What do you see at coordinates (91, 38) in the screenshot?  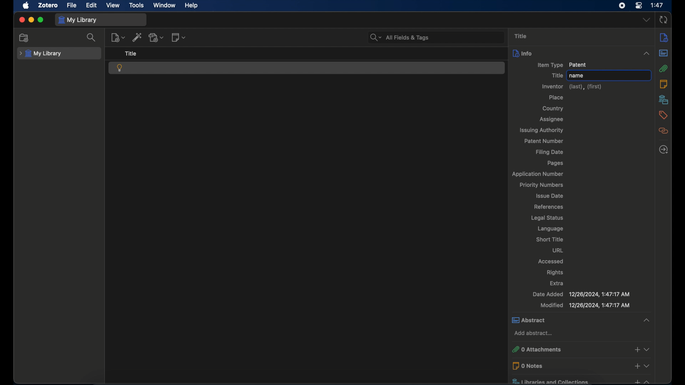 I see `search` at bounding box center [91, 38].